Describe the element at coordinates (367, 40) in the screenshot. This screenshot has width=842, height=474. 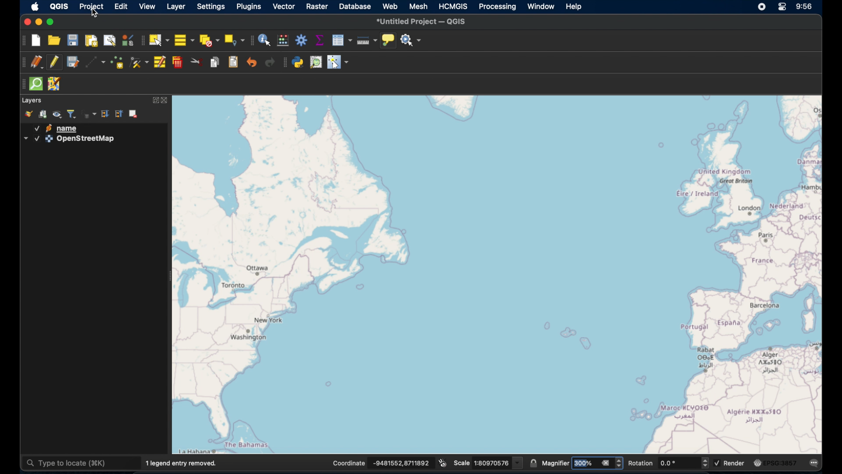
I see `measure line` at that location.